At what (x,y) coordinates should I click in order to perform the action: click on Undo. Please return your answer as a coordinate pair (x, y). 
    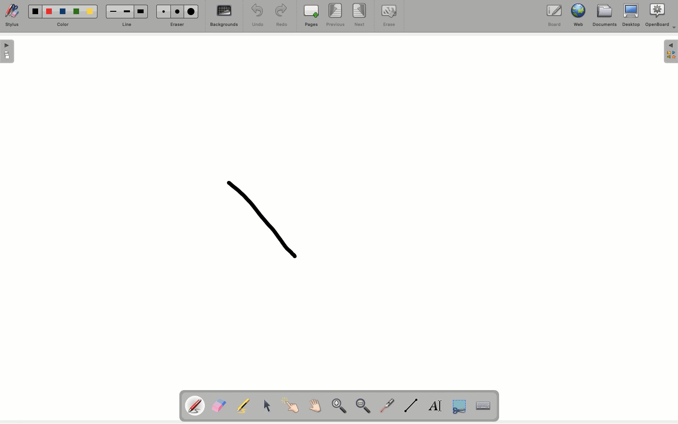
    Looking at the image, I should click on (257, 15).